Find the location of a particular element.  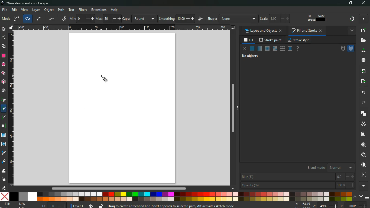

time is located at coordinates (91, 206).